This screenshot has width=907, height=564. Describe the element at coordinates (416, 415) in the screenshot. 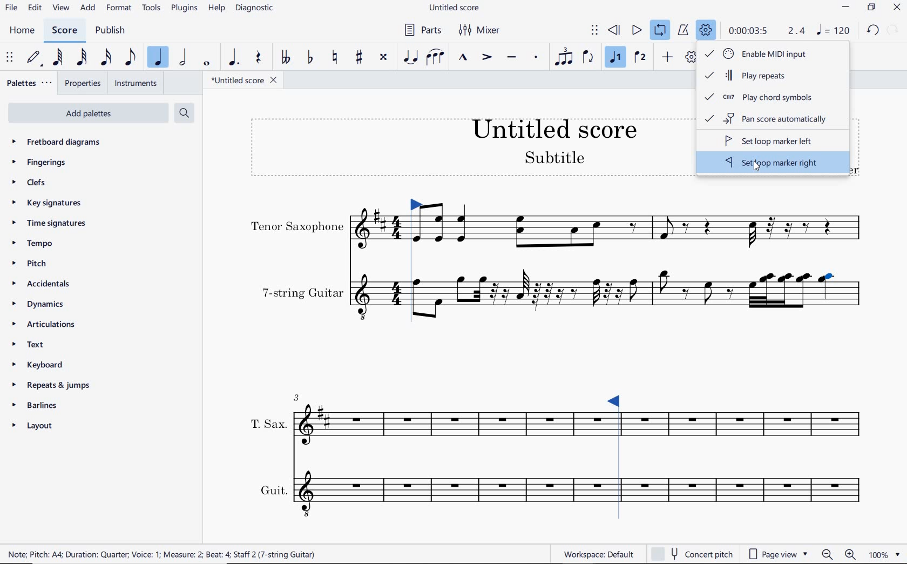

I see `INSTRUMENT: T.SAX` at that location.